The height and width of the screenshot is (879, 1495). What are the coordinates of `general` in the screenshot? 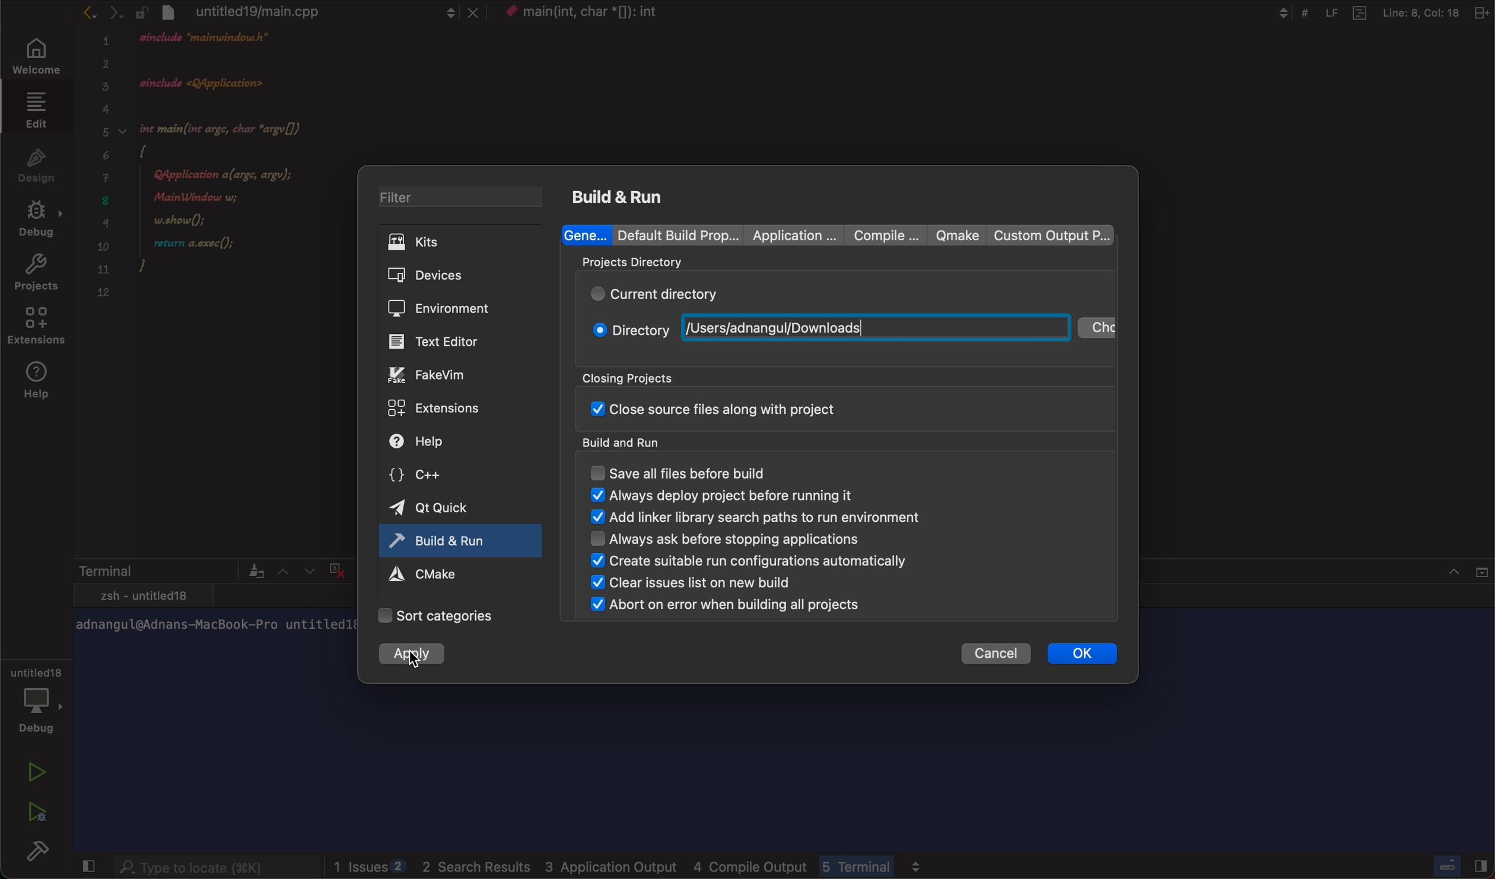 It's located at (587, 234).